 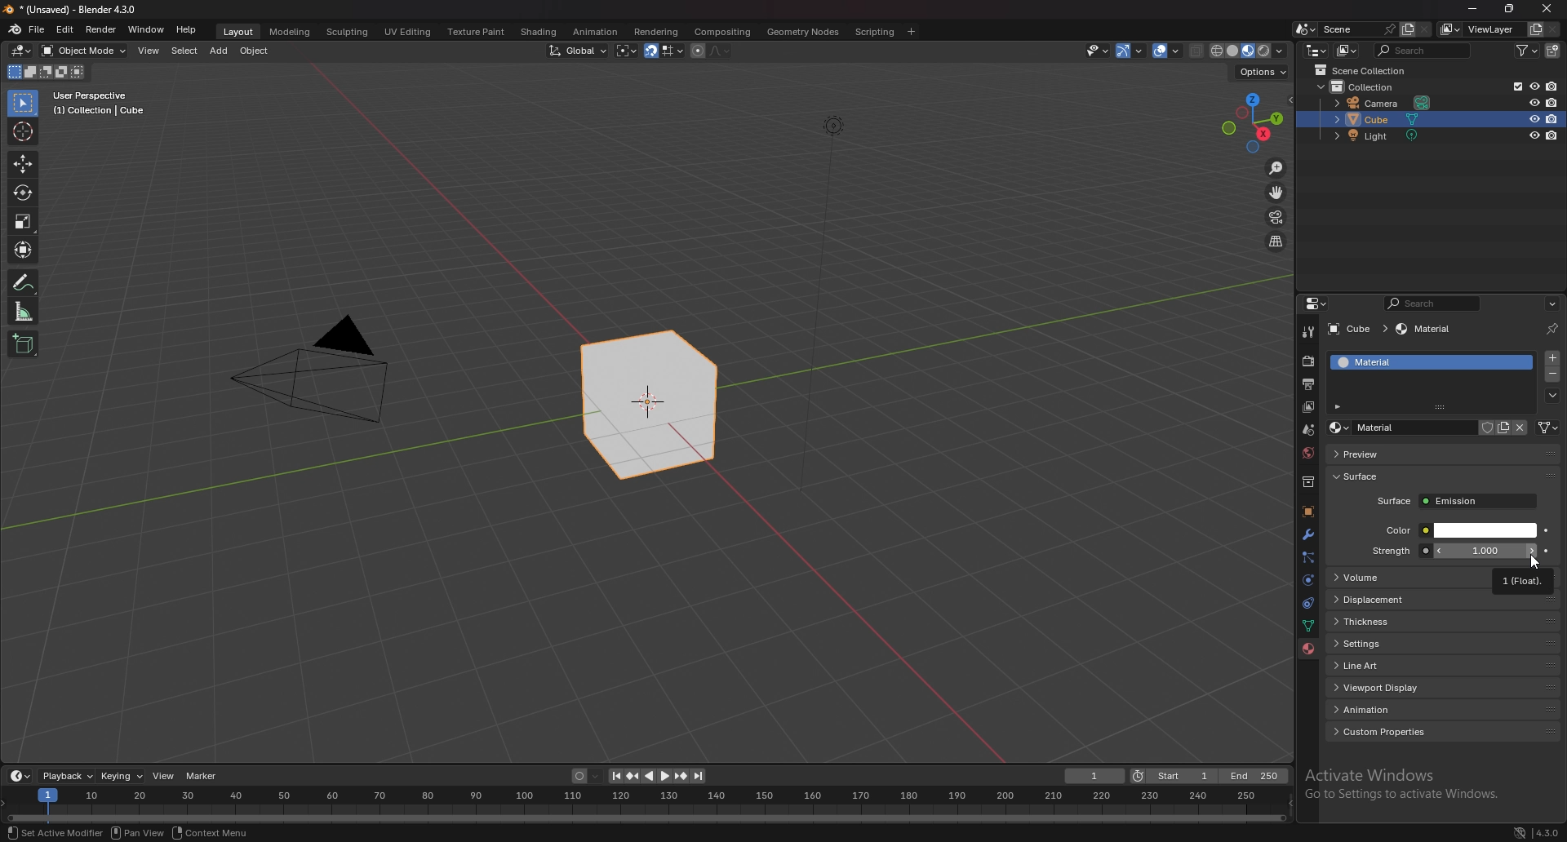 I want to click on Activate Windows Go to Settings to activate Windows., so click(x=1405, y=786).